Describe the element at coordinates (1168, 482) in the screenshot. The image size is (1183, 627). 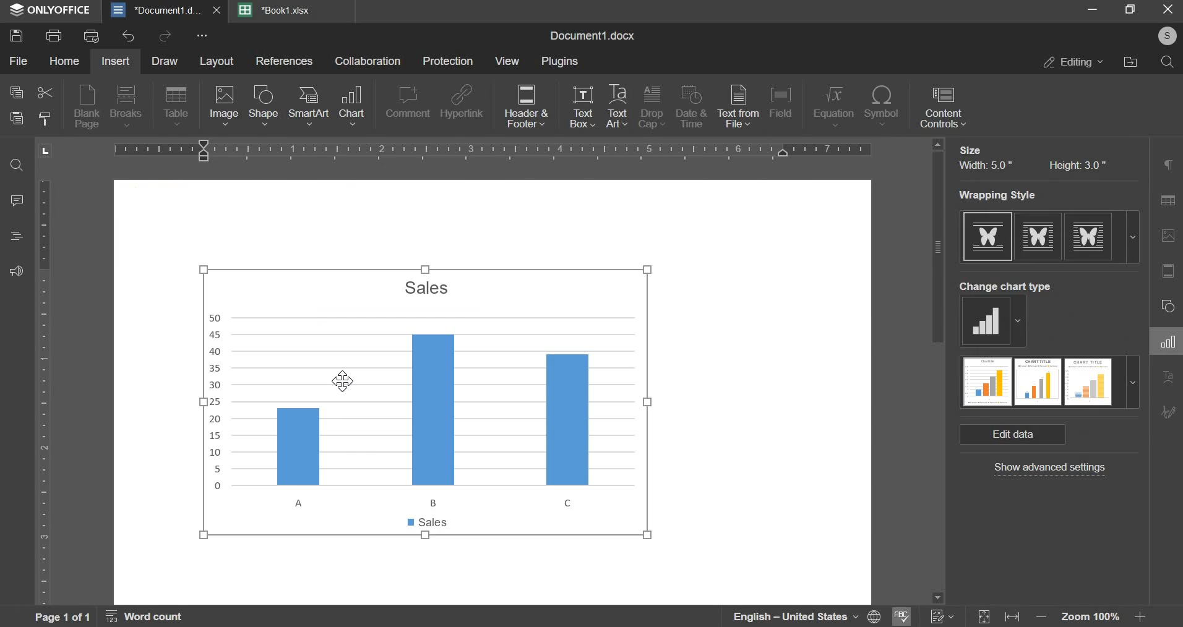
I see `Collaboration/Chat Tool` at that location.